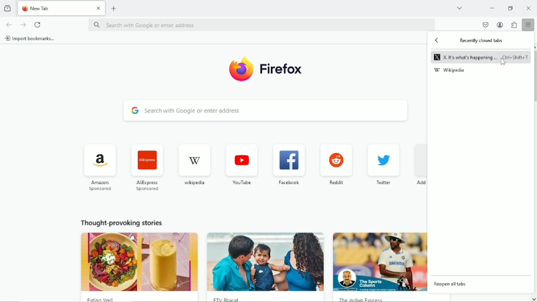 The height and width of the screenshot is (302, 537). Describe the element at coordinates (381, 262) in the screenshot. I see `image` at that location.